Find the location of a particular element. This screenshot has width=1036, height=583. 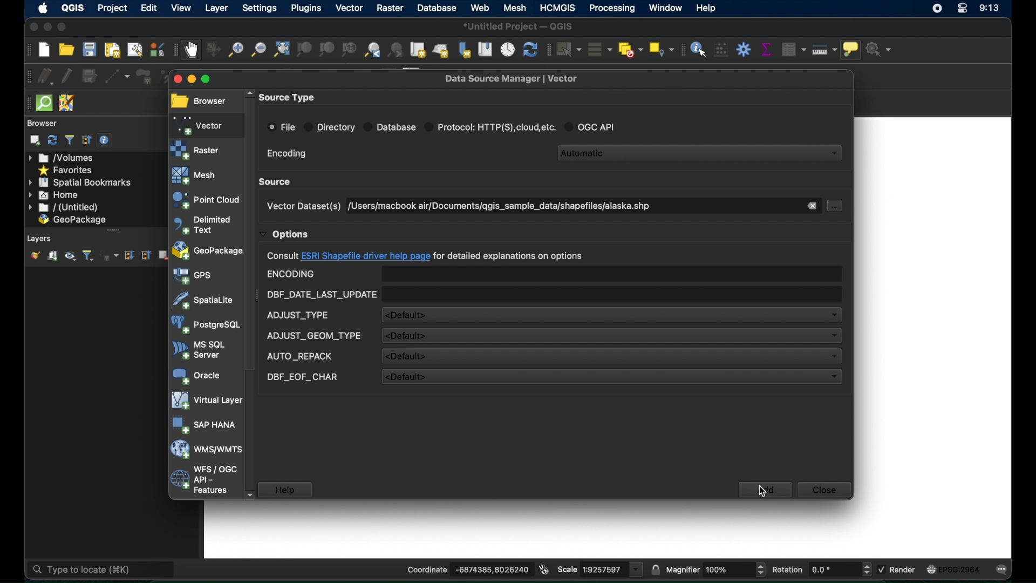

geopackage is located at coordinates (208, 252).